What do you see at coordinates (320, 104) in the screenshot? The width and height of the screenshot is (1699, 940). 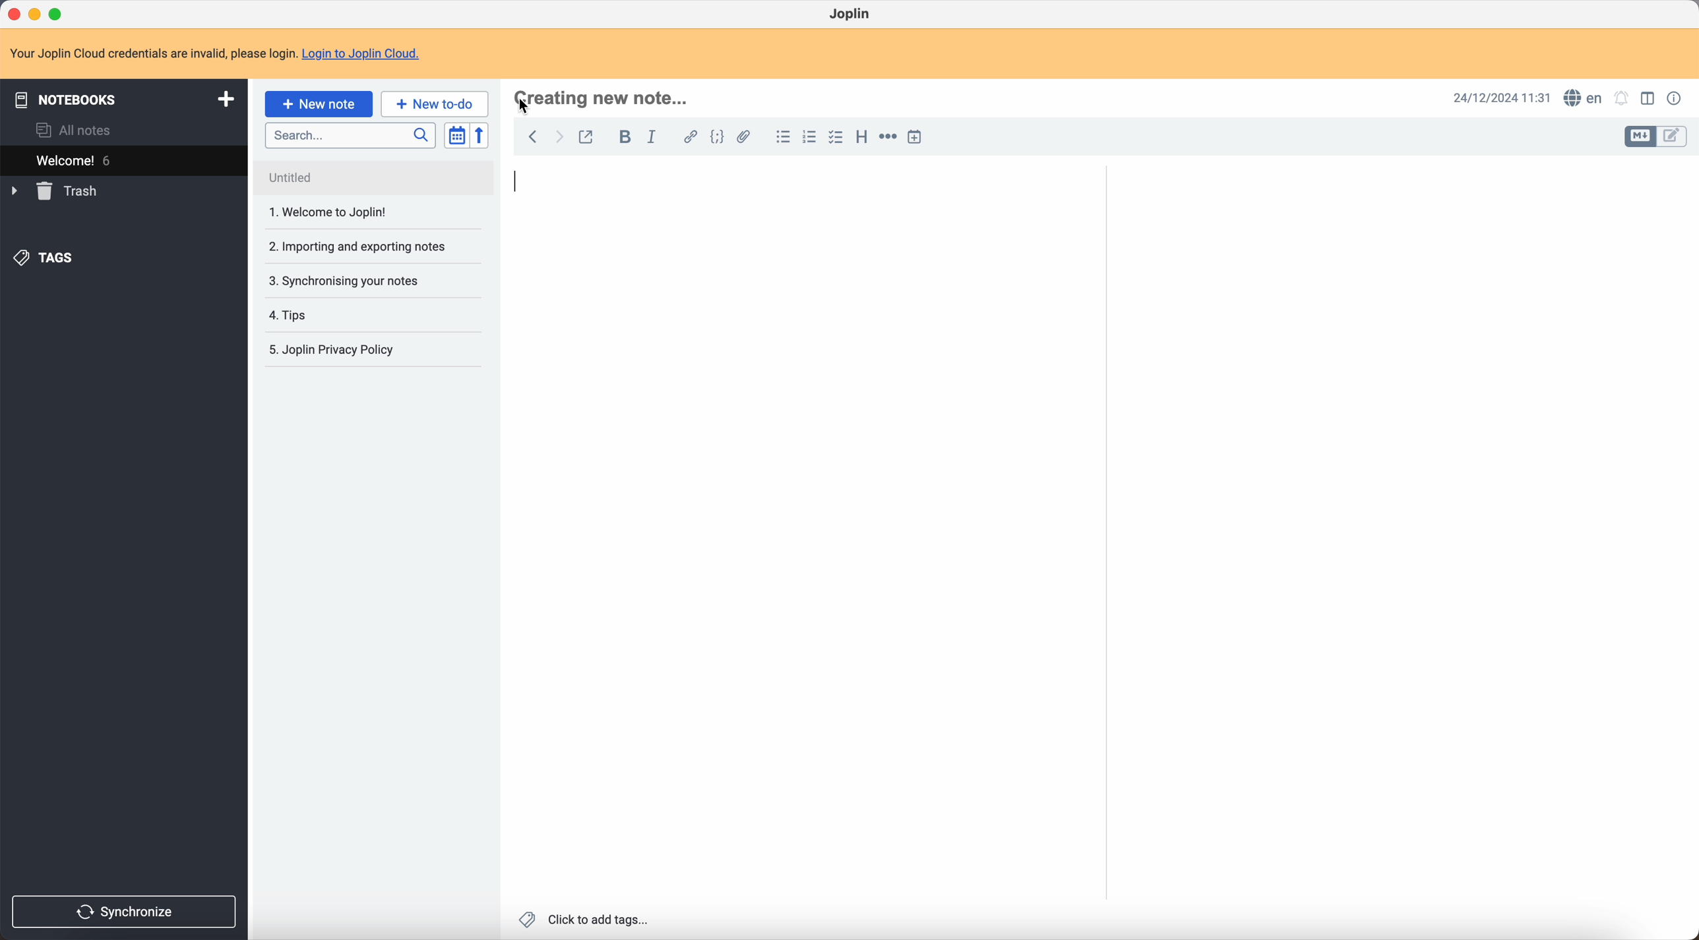 I see `click on new note` at bounding box center [320, 104].